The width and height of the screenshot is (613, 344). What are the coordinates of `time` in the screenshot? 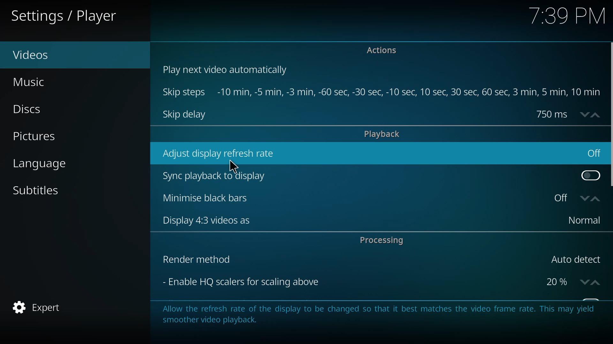 It's located at (568, 15).